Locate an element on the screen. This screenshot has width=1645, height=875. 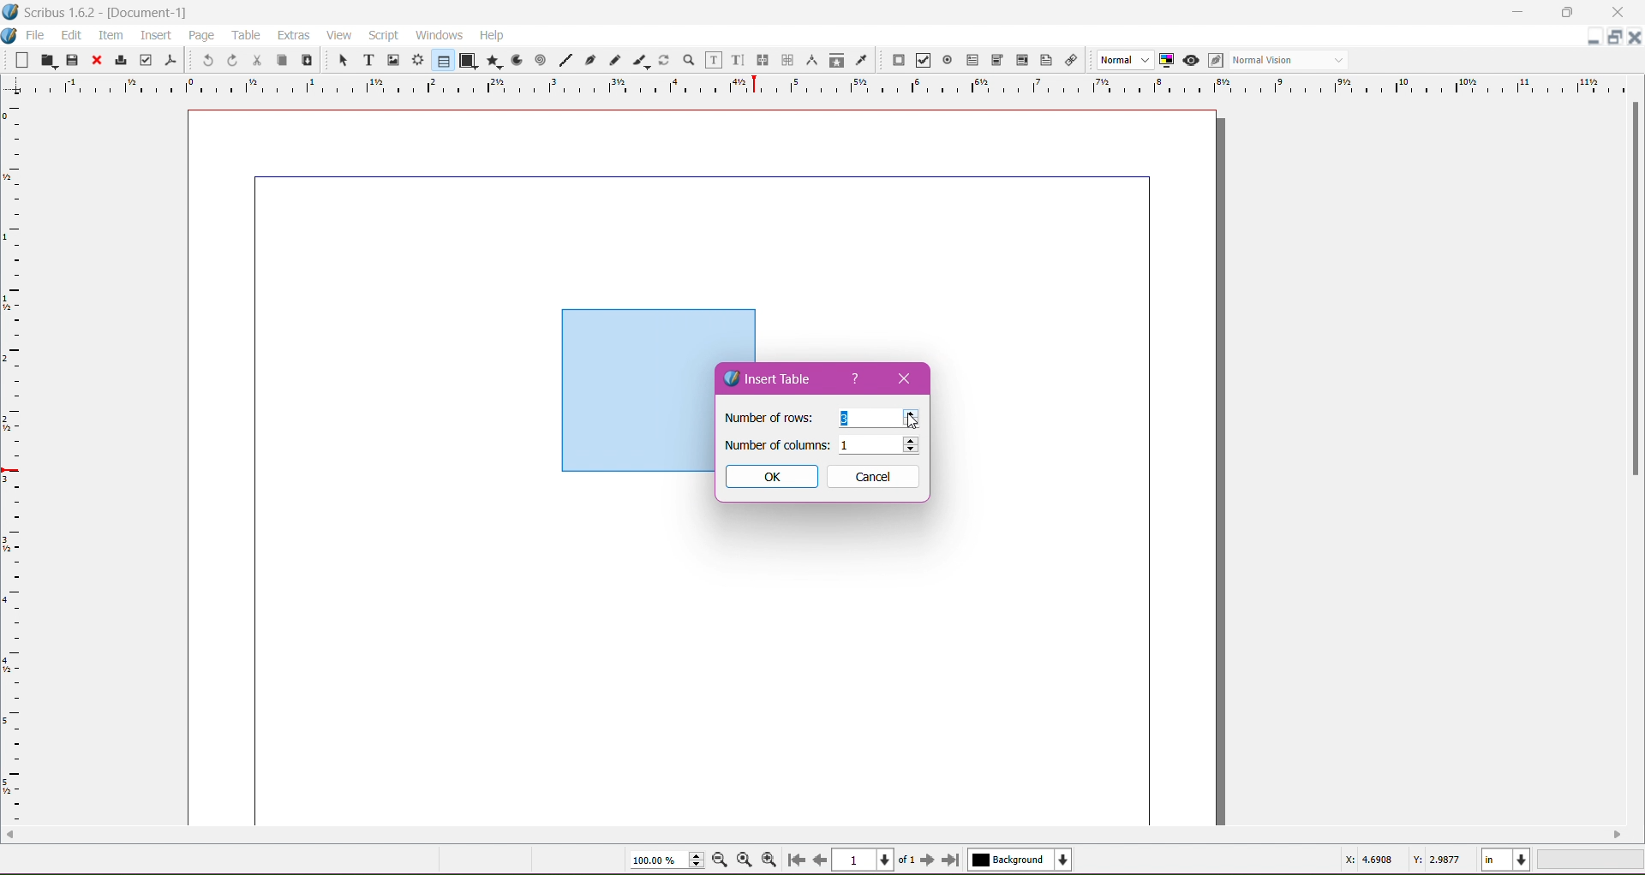
of 1 is located at coordinates (906, 858).